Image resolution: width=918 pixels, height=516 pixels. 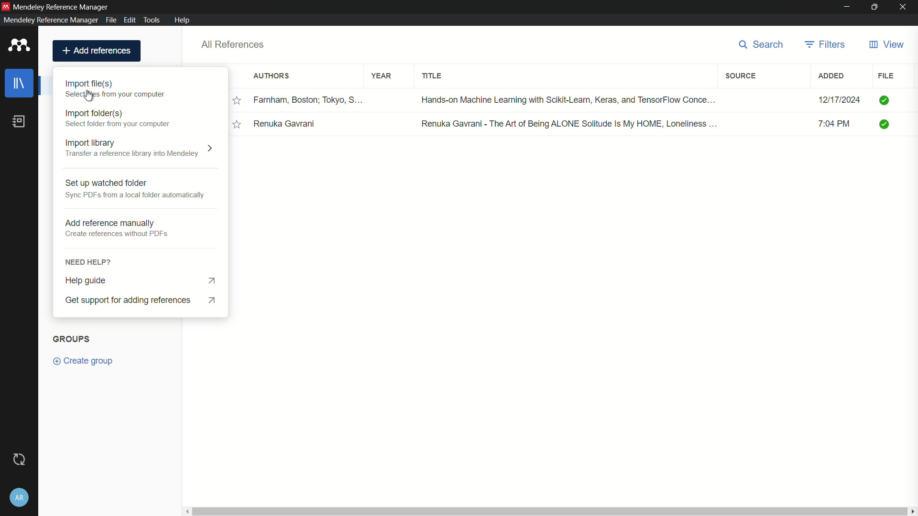 What do you see at coordinates (286, 124) in the screenshot?
I see `Renuka Gavrani` at bounding box center [286, 124].